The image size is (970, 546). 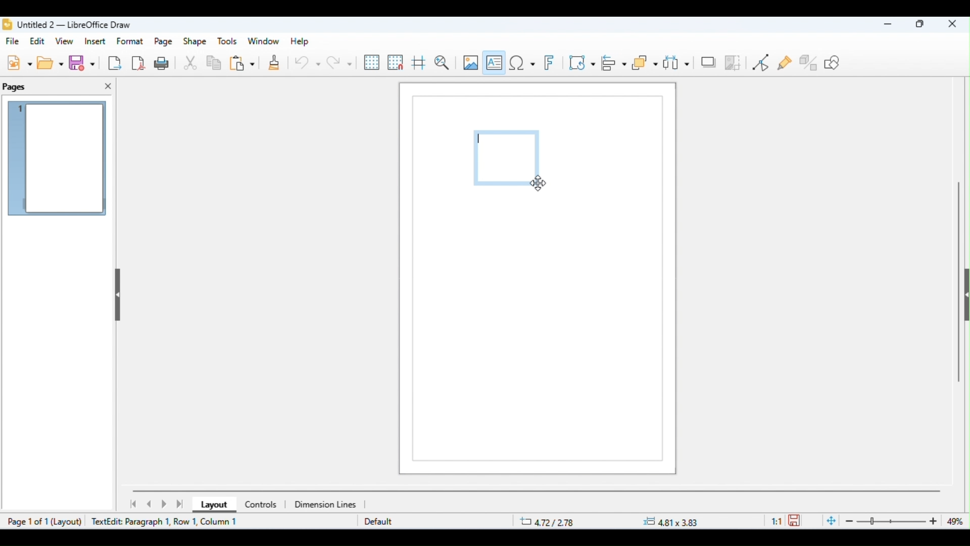 What do you see at coordinates (470, 62) in the screenshot?
I see `insert image` at bounding box center [470, 62].